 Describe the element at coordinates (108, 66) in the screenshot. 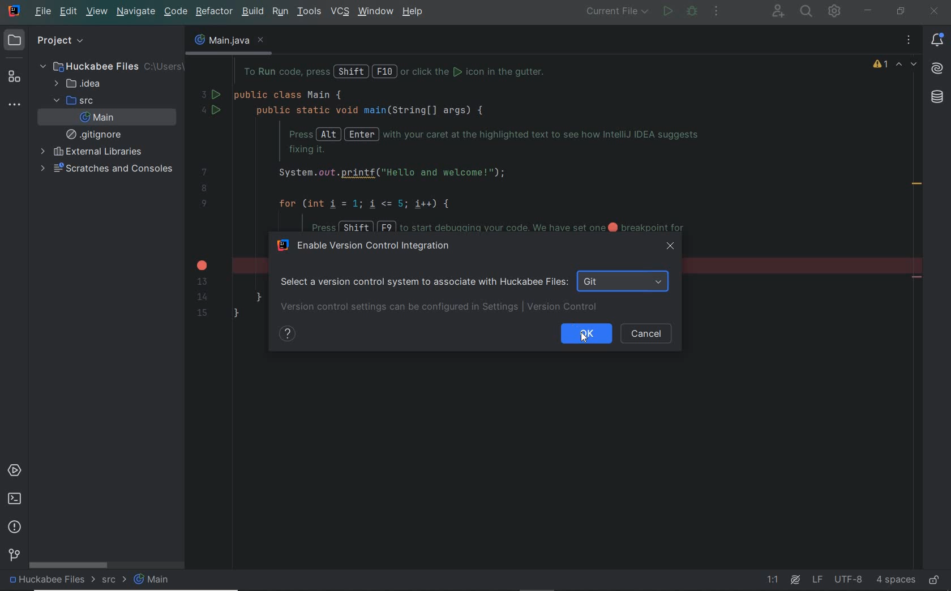

I see `Huckabee Files` at that location.